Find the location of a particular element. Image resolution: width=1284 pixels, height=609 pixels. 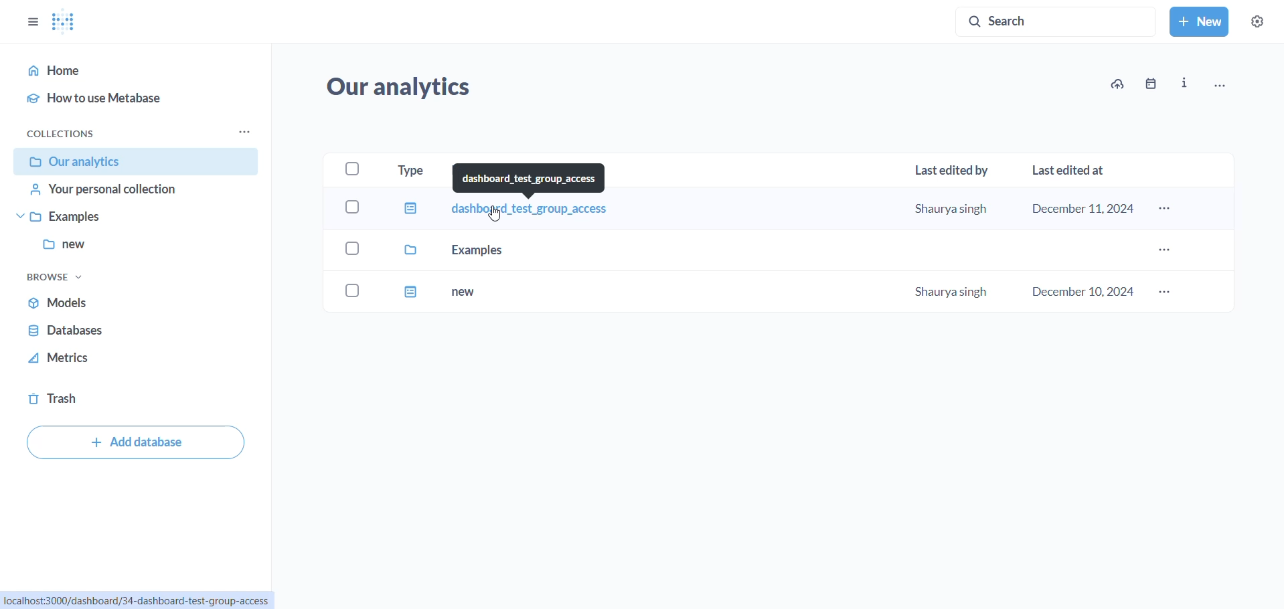

metrics is located at coordinates (129, 362).